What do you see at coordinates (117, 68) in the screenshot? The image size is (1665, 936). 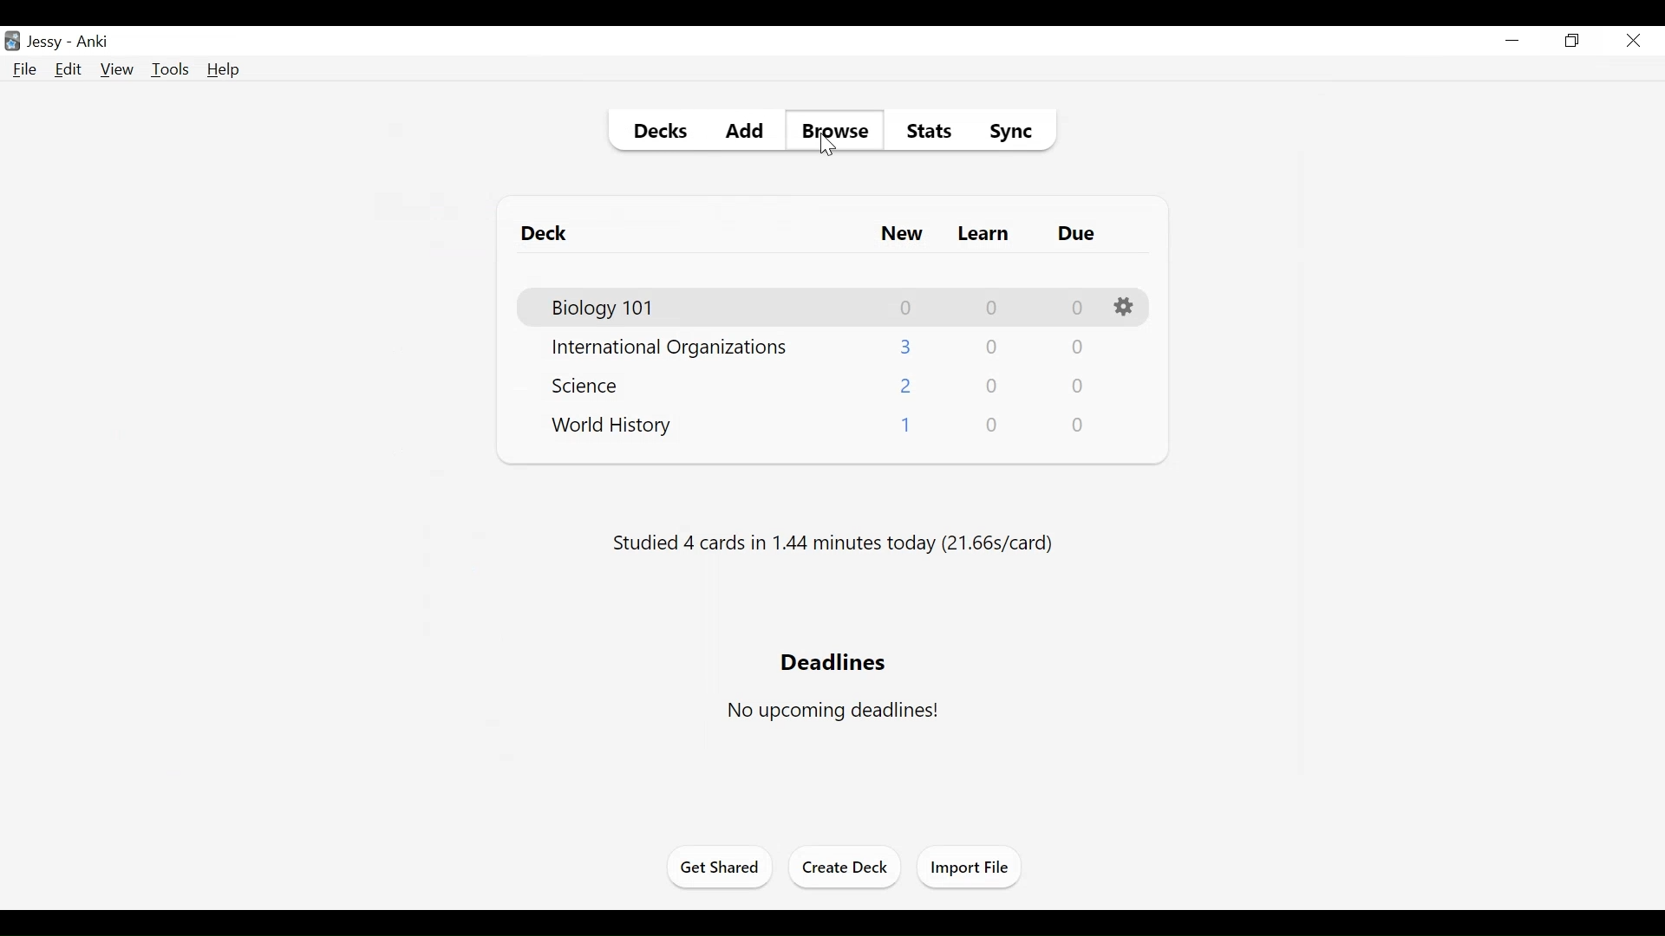 I see `View` at bounding box center [117, 68].